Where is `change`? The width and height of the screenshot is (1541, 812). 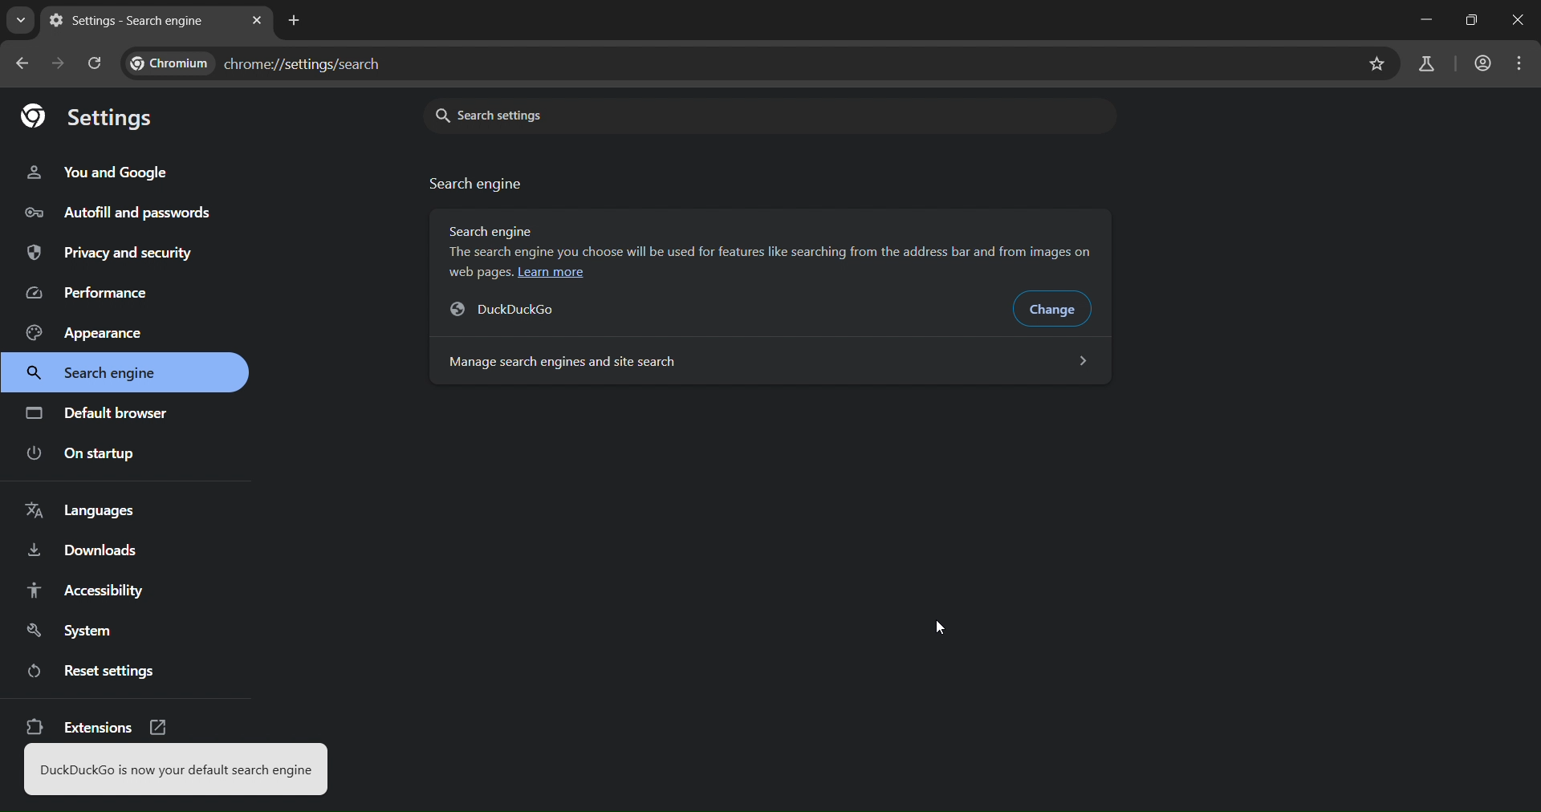 change is located at coordinates (1058, 311).